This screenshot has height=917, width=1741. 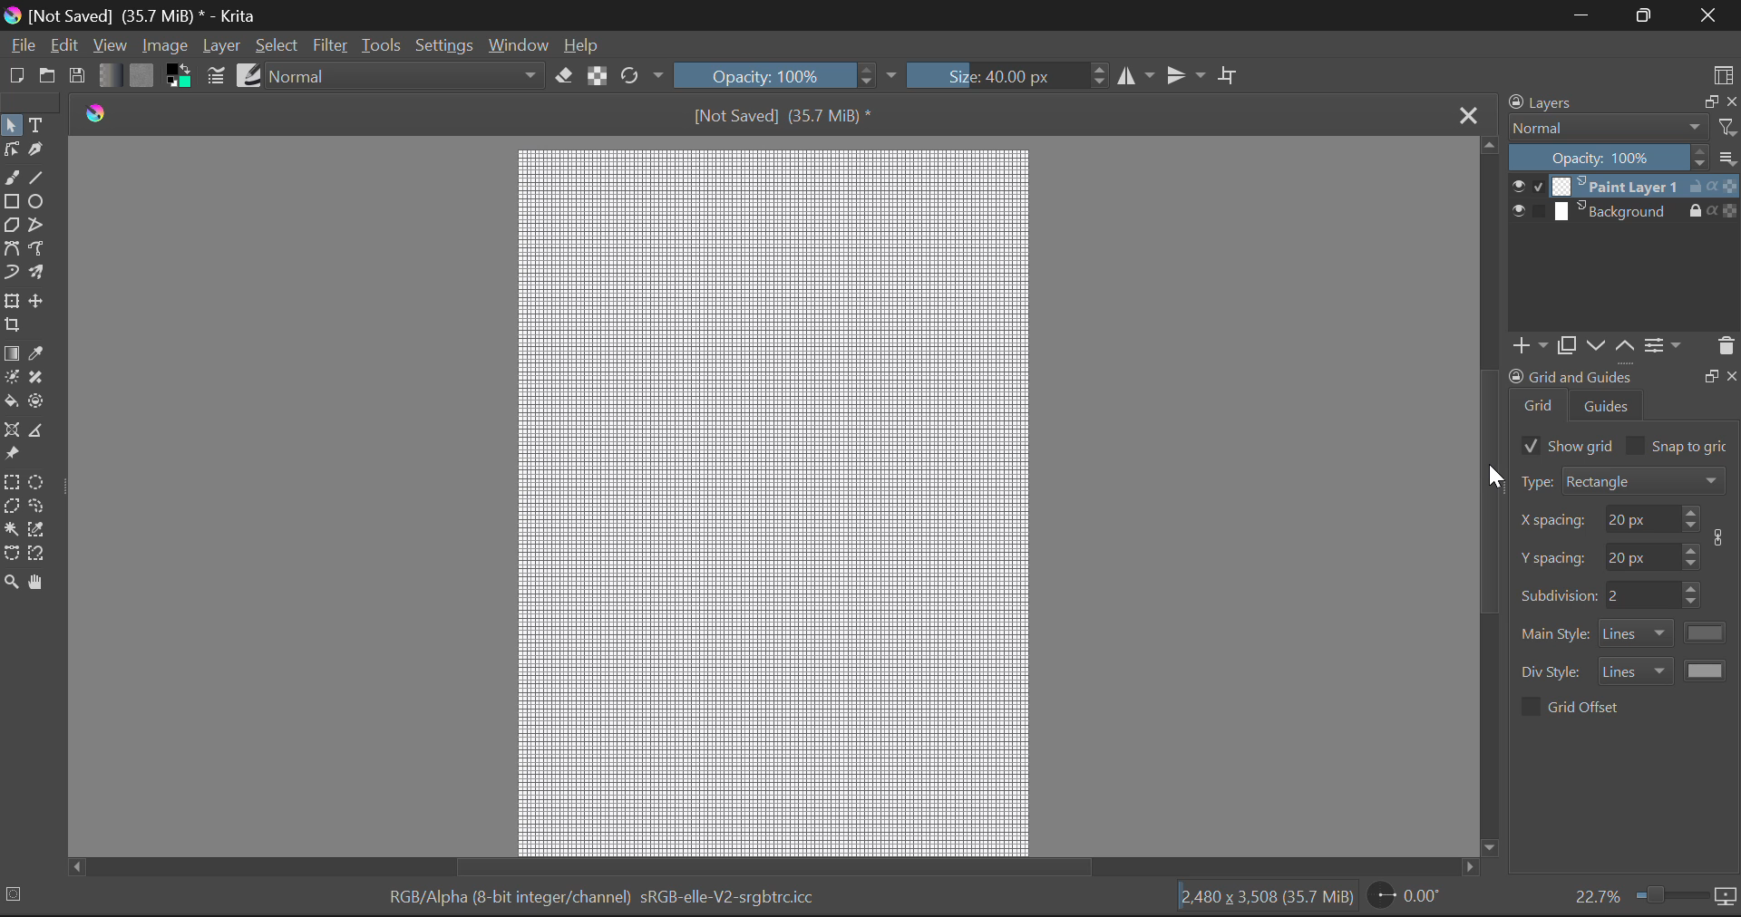 I want to click on guides, so click(x=1608, y=405).